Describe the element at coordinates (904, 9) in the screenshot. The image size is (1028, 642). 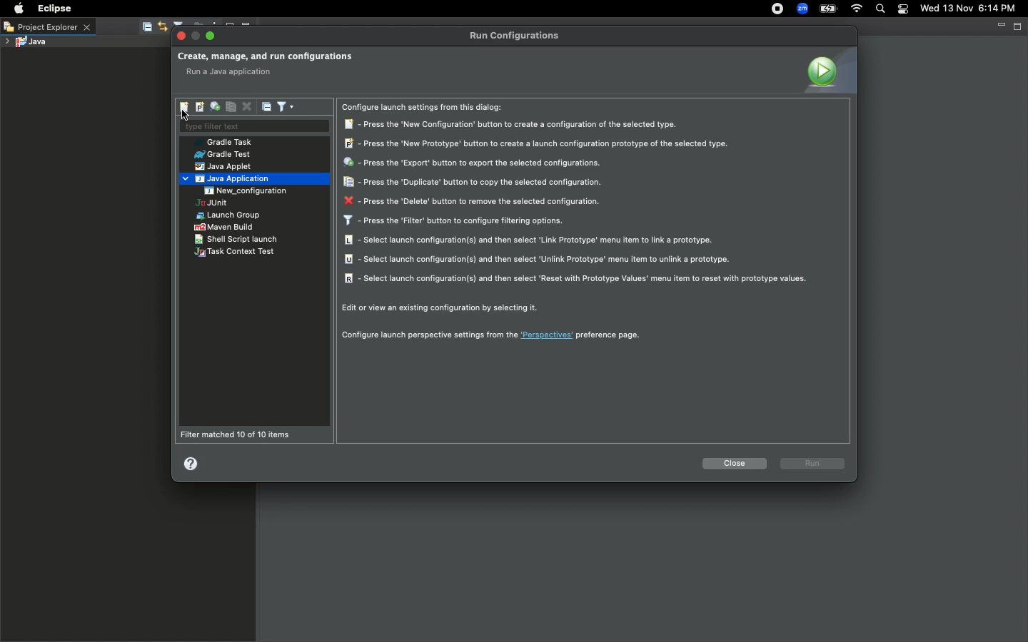
I see `Notification` at that location.